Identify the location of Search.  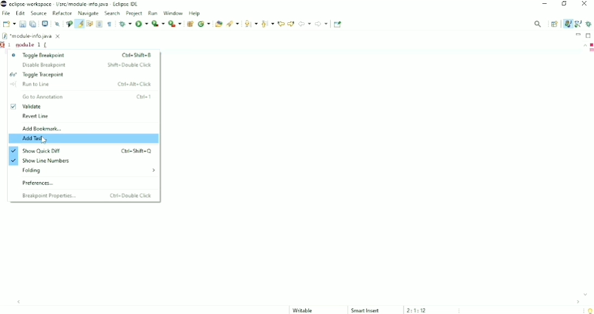
(233, 24).